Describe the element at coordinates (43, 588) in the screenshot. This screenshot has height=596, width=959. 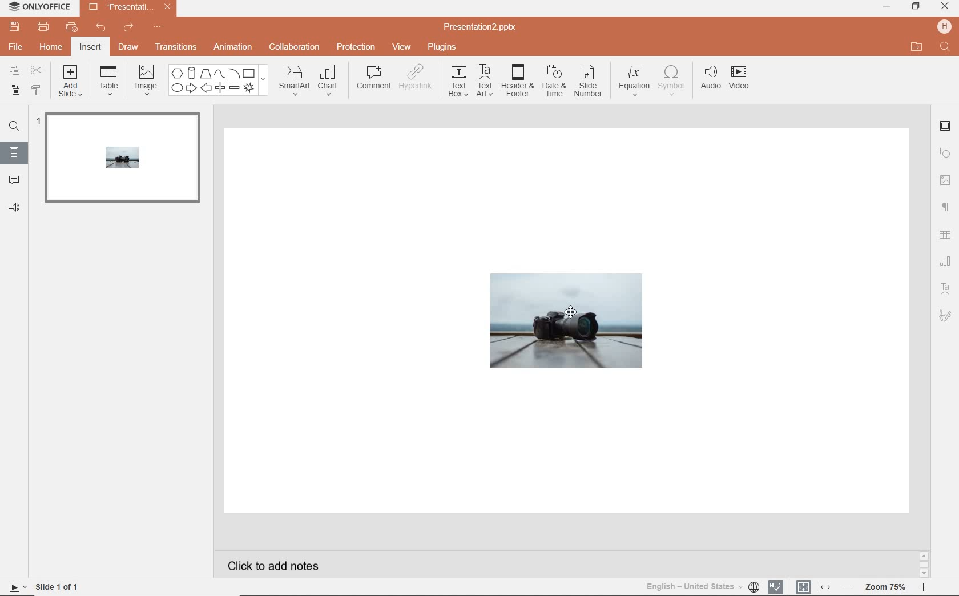
I see `slide 1 of 1` at that location.